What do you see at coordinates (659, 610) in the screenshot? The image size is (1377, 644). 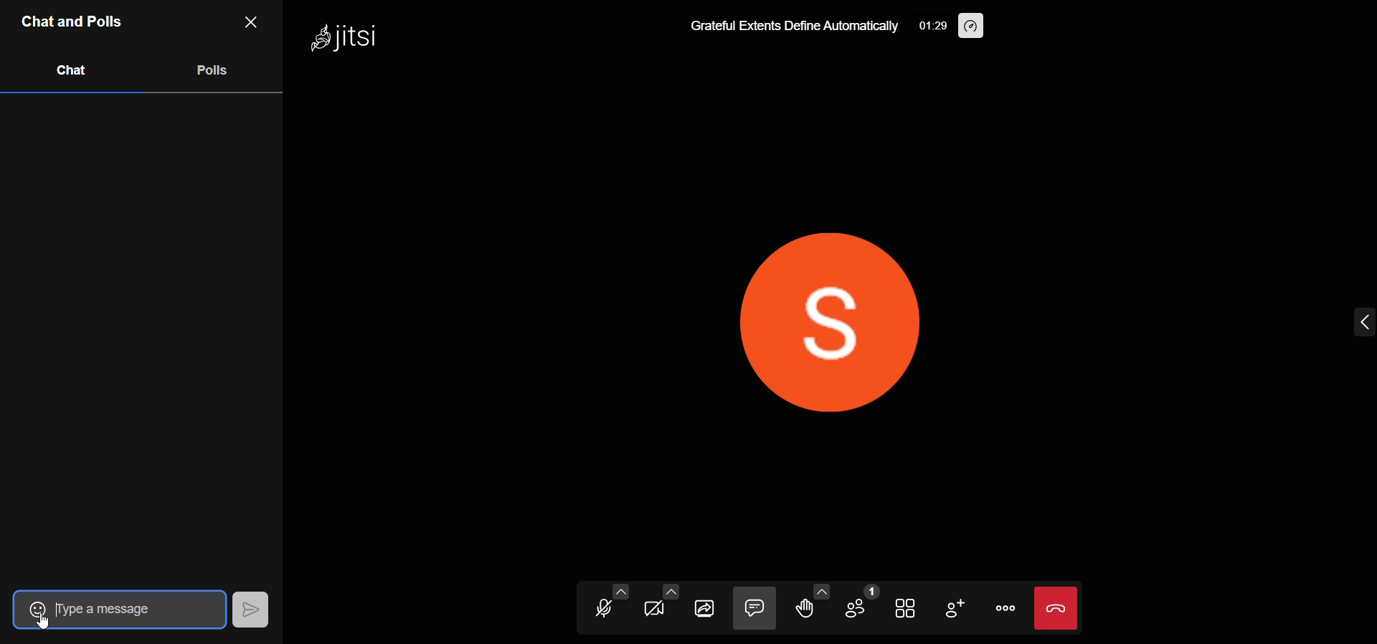 I see `video` at bounding box center [659, 610].